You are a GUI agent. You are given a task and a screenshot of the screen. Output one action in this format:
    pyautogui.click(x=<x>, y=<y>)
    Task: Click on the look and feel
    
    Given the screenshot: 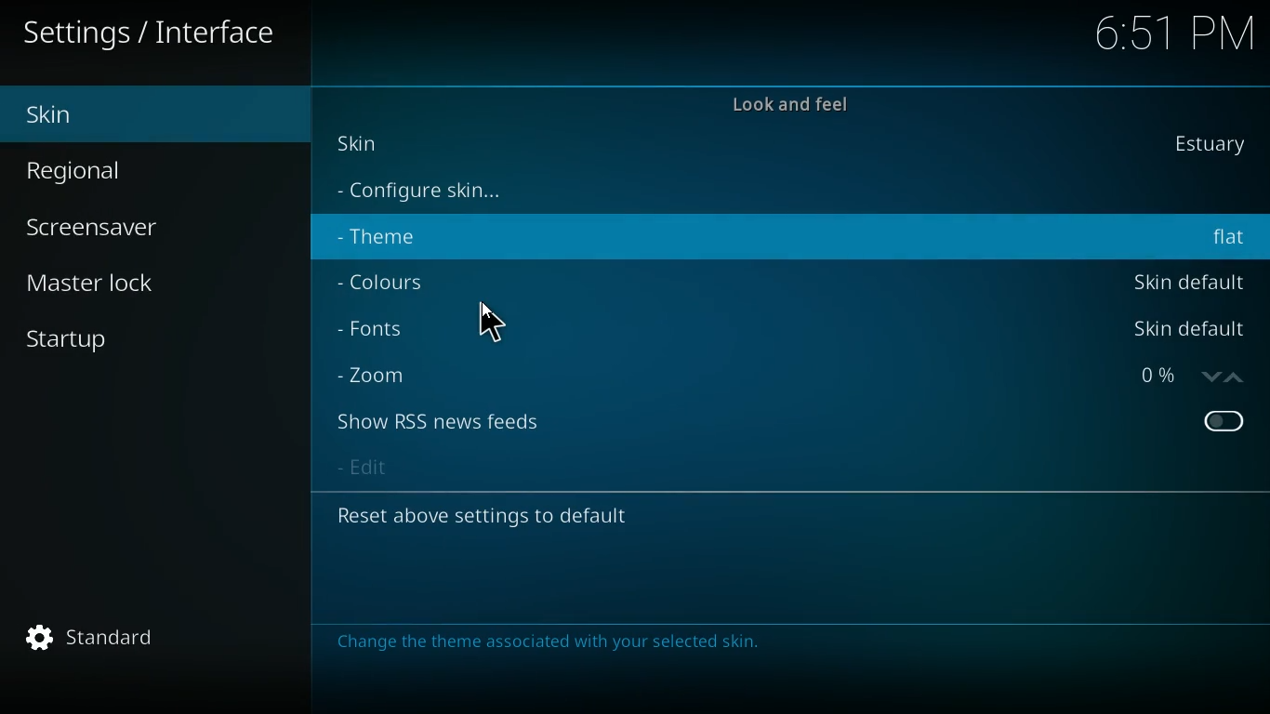 What is the action you would take?
    pyautogui.click(x=788, y=112)
    